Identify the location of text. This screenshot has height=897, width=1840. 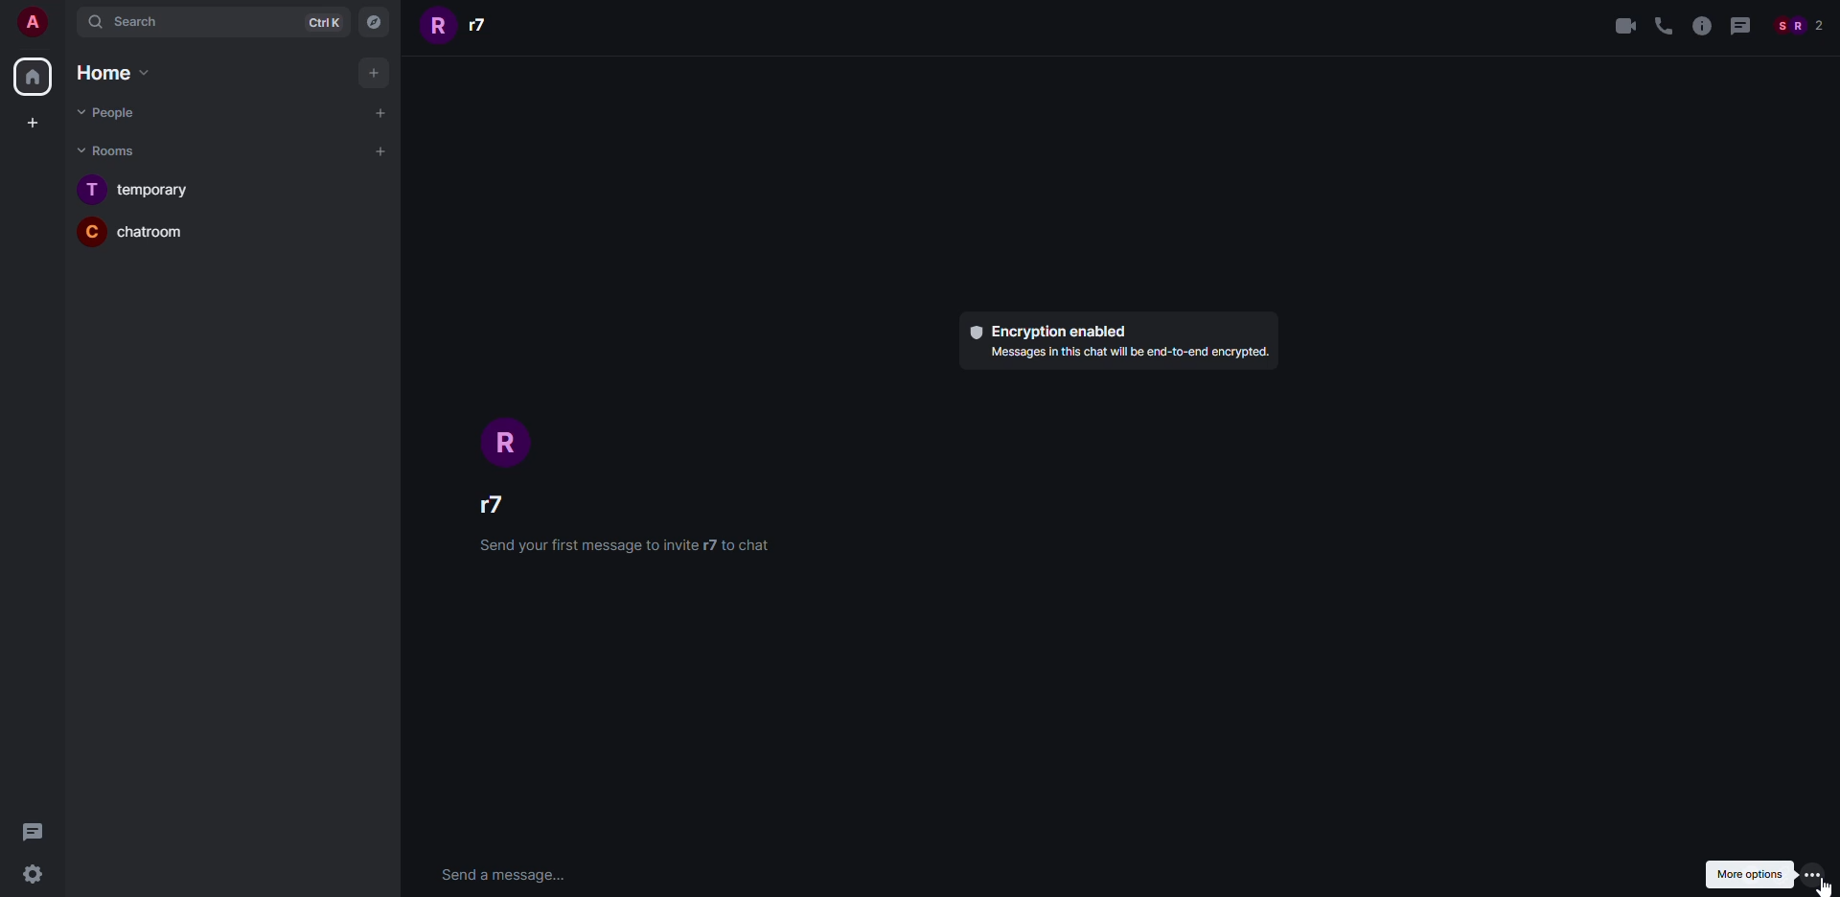
(1126, 354).